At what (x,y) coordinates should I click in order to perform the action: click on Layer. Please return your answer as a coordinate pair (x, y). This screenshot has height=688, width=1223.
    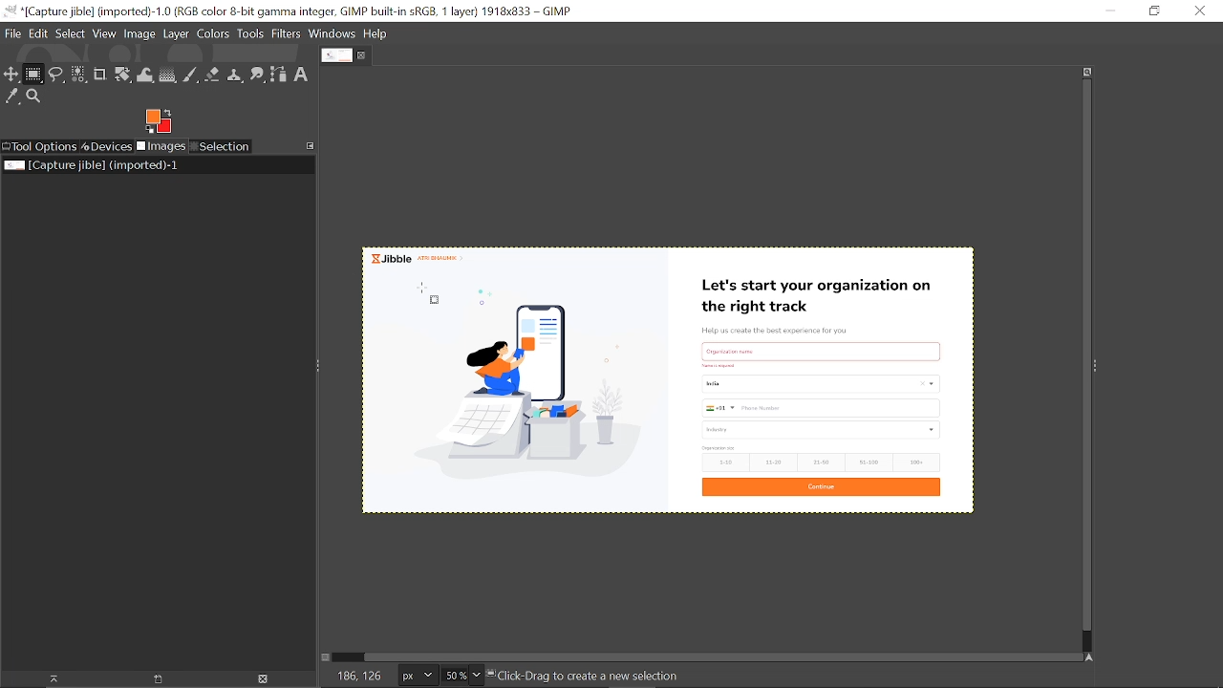
    Looking at the image, I should click on (177, 34).